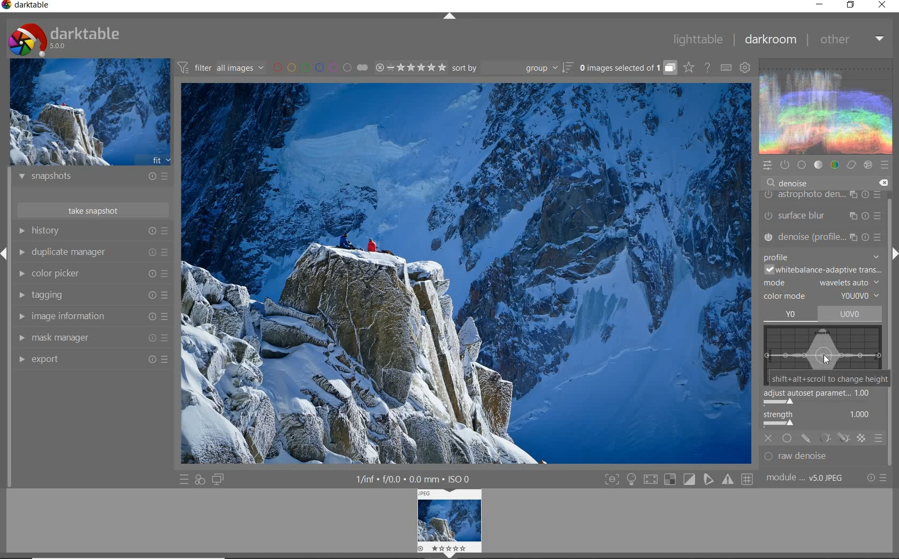  What do you see at coordinates (878, 478) in the screenshot?
I see `reset or presets and preferences` at bounding box center [878, 478].